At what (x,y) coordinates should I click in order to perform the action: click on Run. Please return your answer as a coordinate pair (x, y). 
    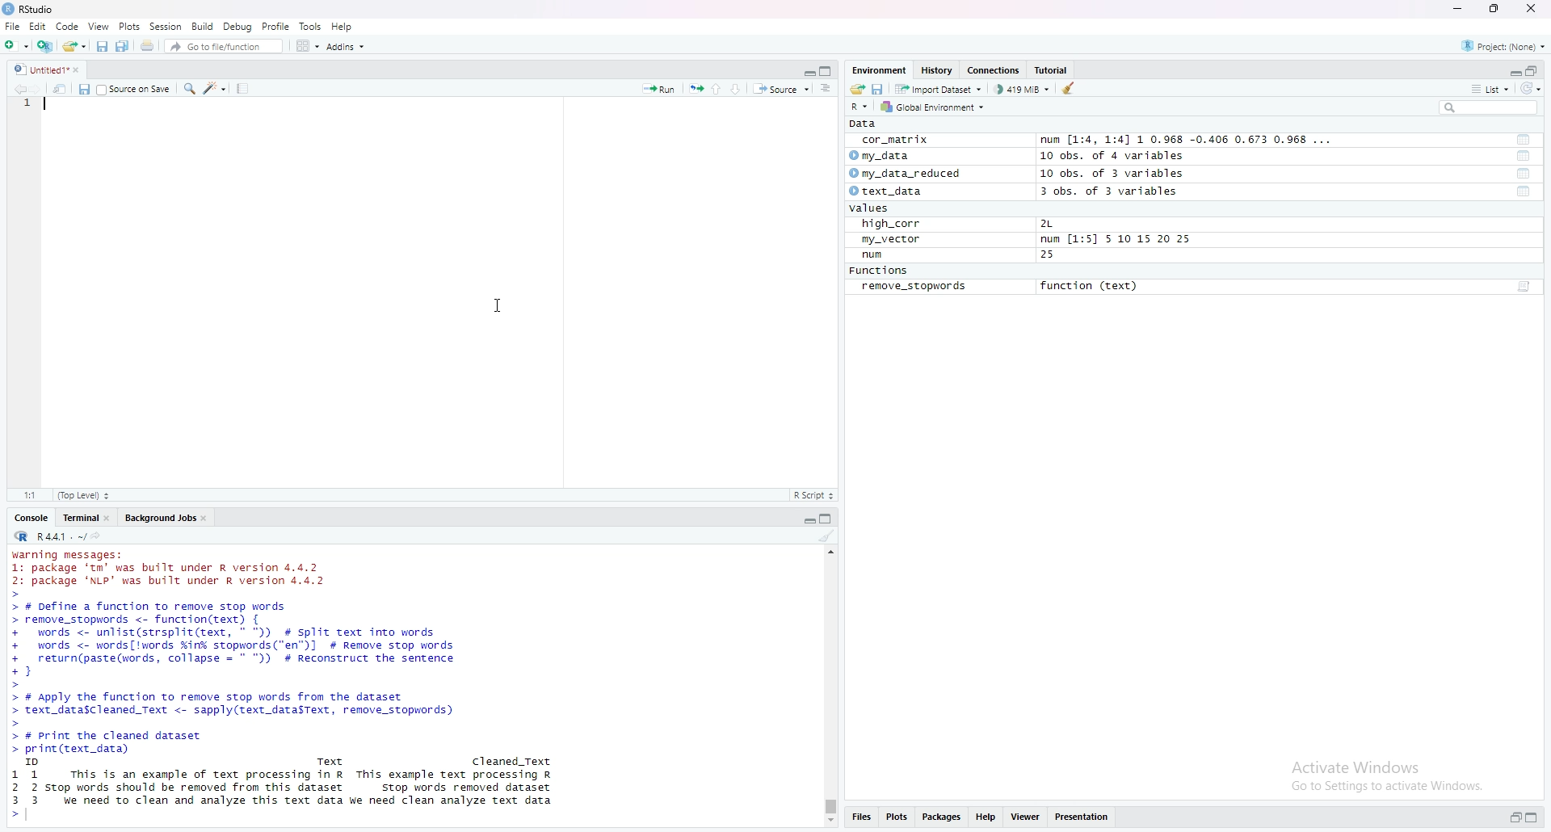
    Looking at the image, I should click on (661, 89).